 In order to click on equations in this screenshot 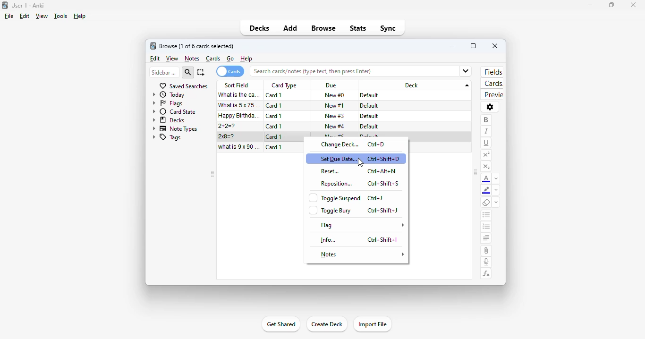, I will do `click(487, 274)`.